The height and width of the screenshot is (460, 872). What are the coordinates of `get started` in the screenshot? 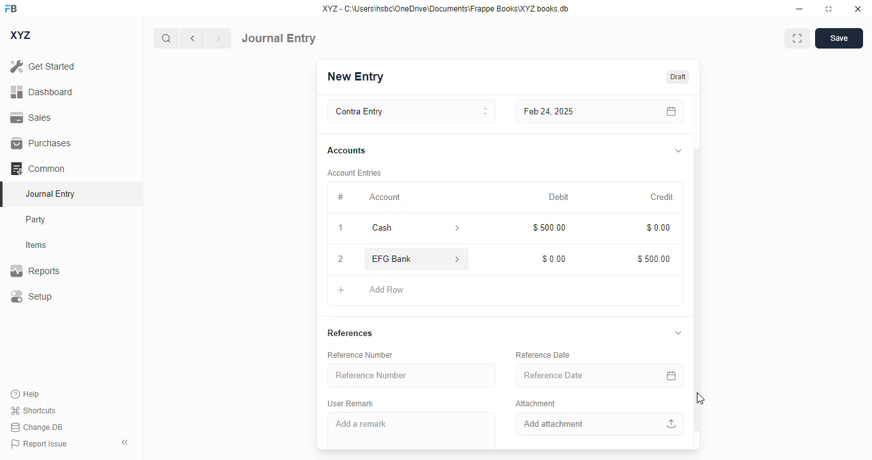 It's located at (43, 66).